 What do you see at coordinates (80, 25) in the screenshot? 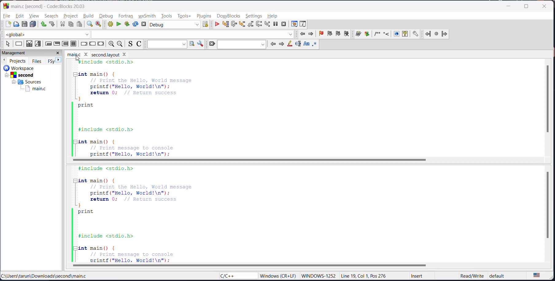
I see `paste` at bounding box center [80, 25].